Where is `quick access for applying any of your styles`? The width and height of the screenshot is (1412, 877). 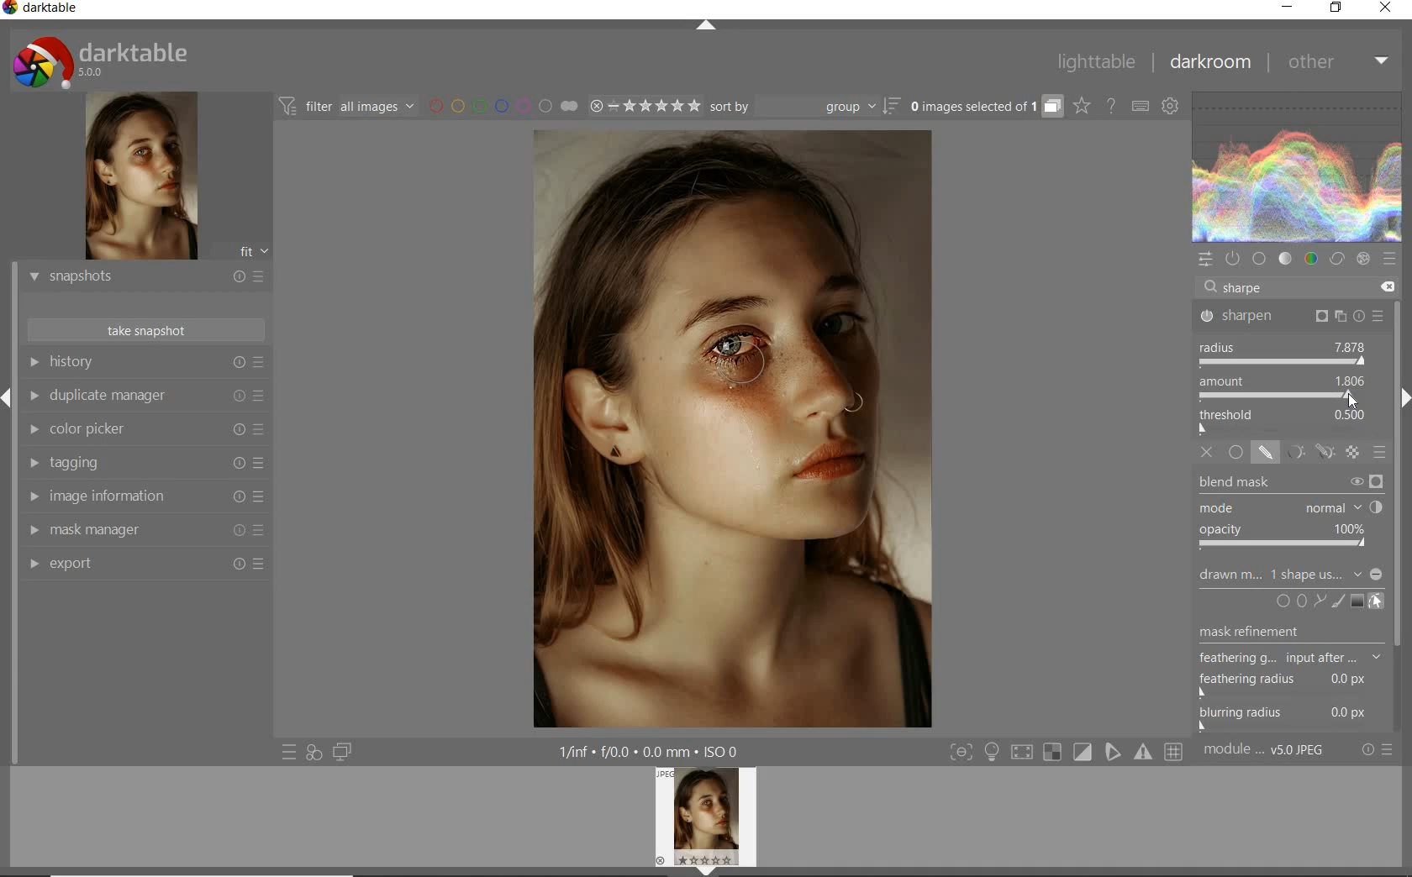 quick access for applying any of your styles is located at coordinates (313, 753).